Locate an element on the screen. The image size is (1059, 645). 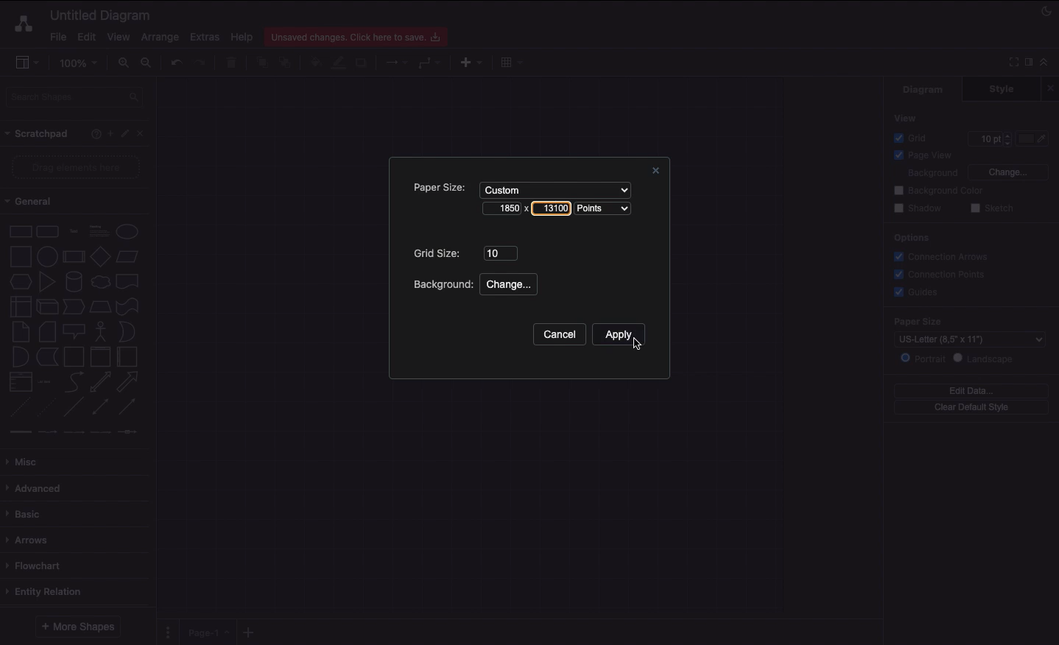
Help is located at coordinates (93, 133).